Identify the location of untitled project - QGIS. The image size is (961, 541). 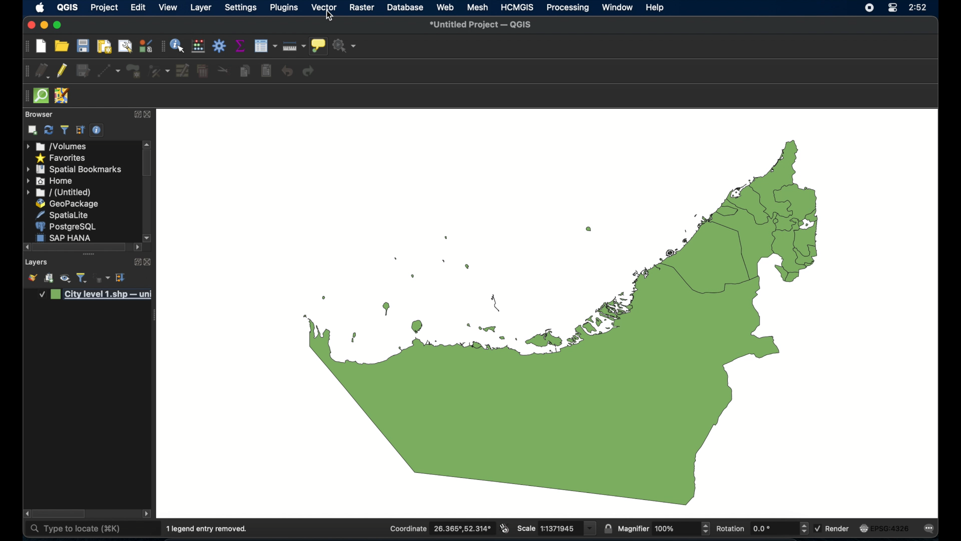
(483, 25).